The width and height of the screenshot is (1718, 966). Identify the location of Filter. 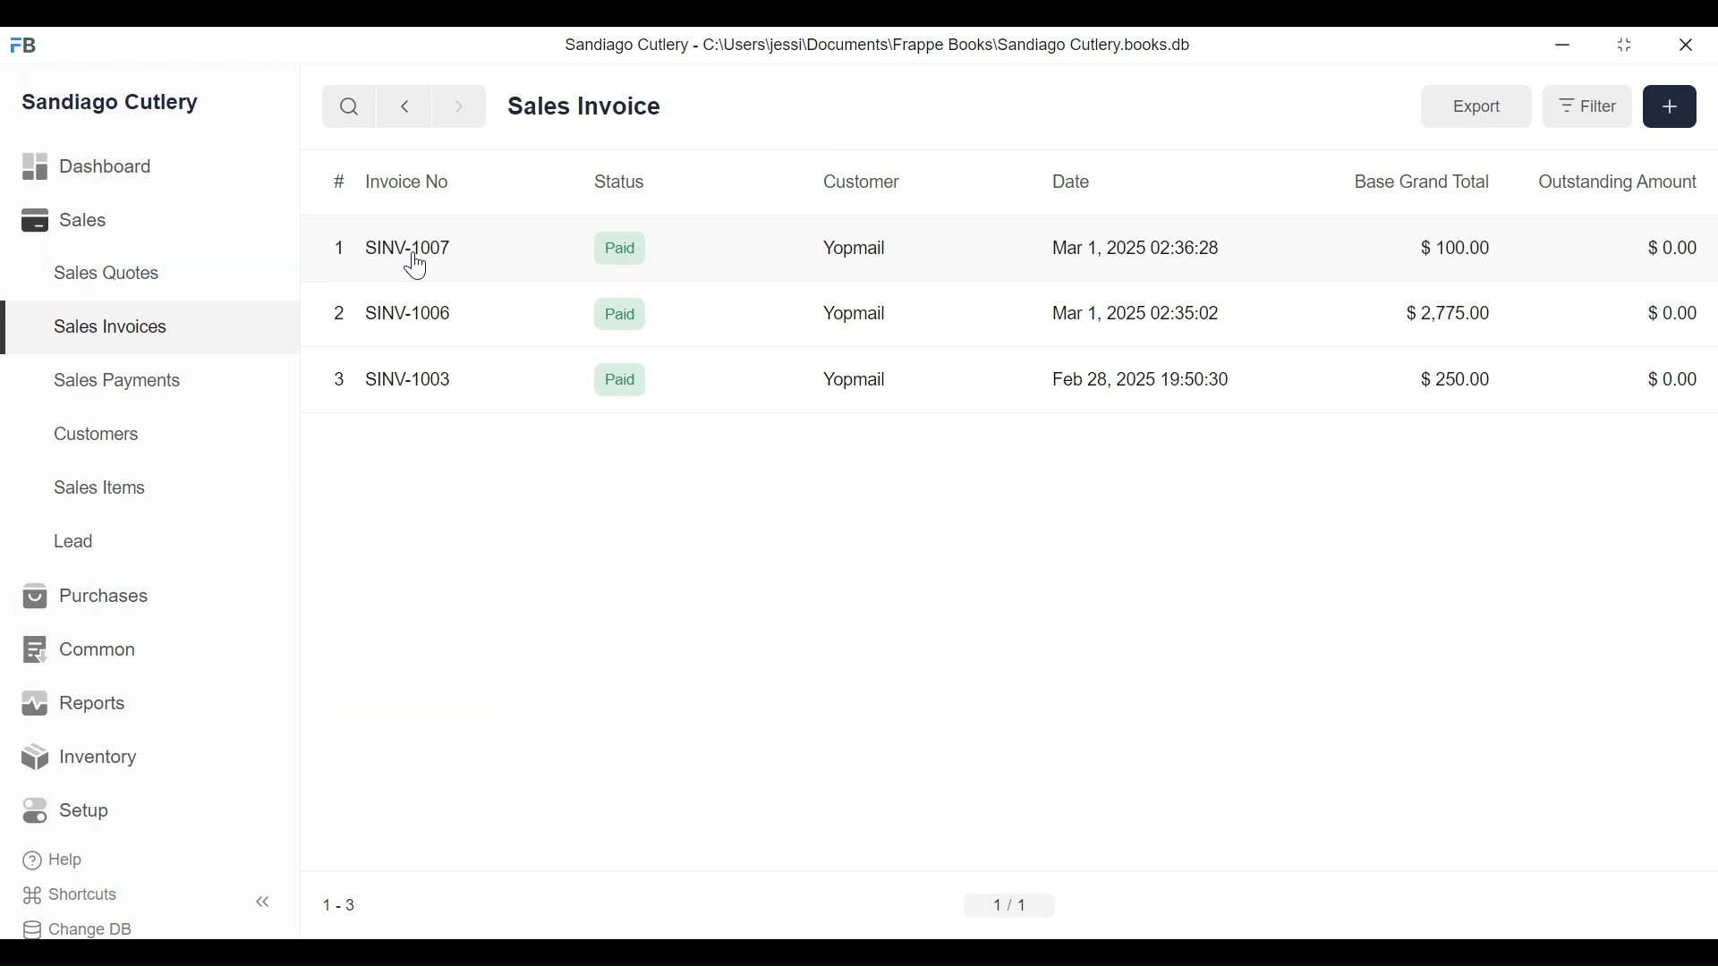
(1589, 106).